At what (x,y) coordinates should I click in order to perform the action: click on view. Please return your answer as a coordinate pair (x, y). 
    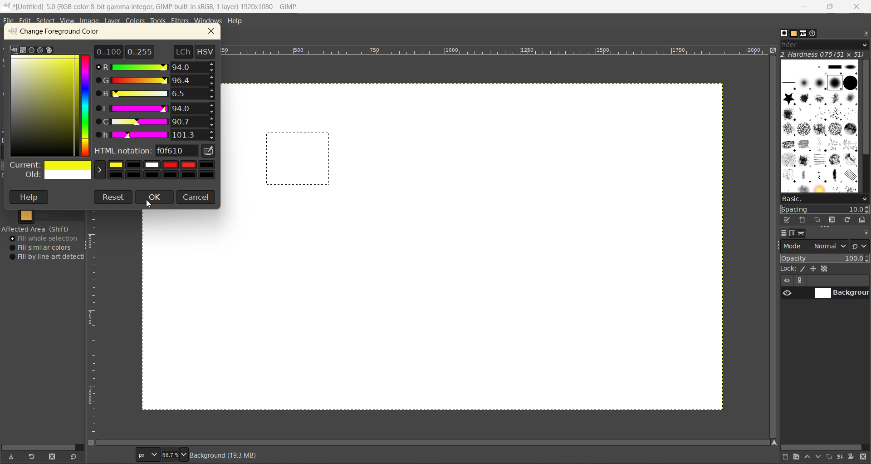
    Looking at the image, I should click on (66, 21).